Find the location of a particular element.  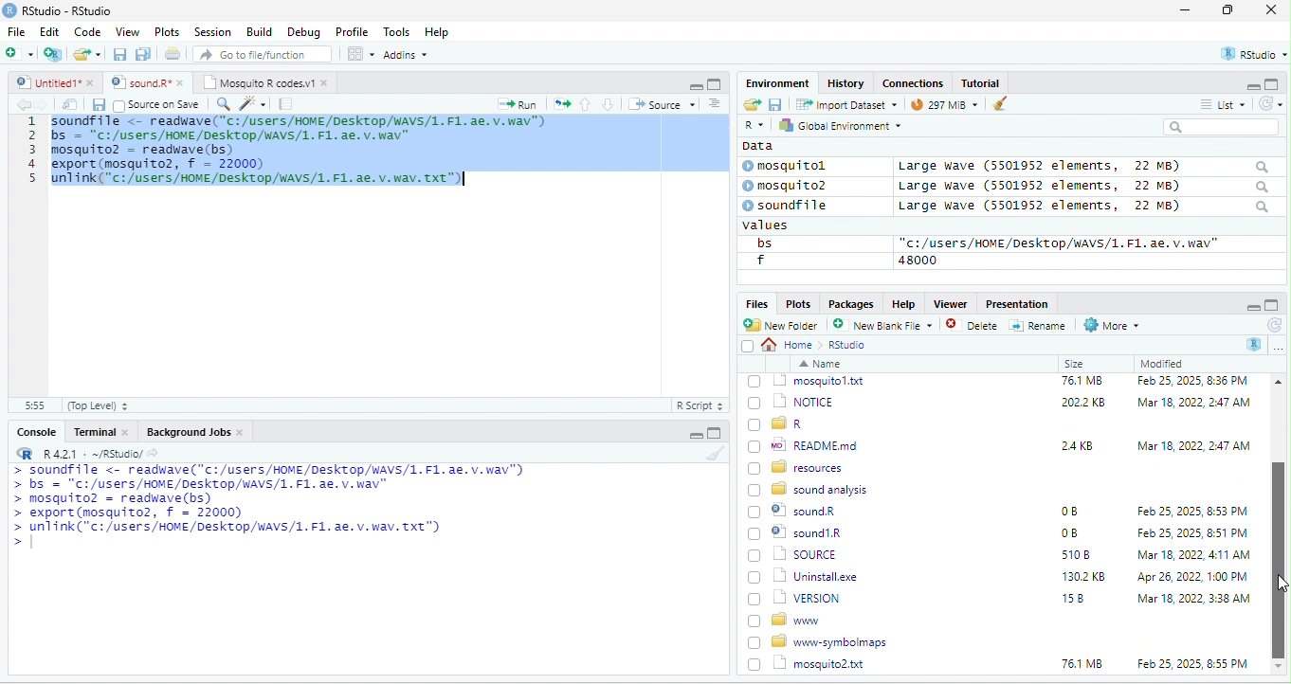

76.1 MB is located at coordinates (1082, 492).